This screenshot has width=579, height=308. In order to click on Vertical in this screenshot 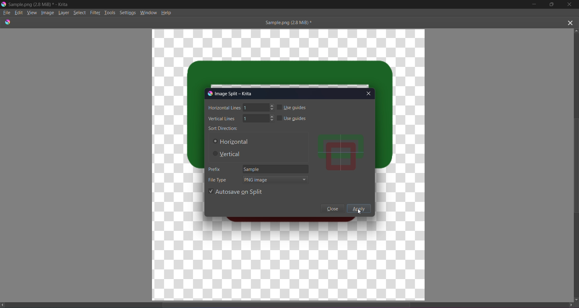, I will do `click(229, 154)`.